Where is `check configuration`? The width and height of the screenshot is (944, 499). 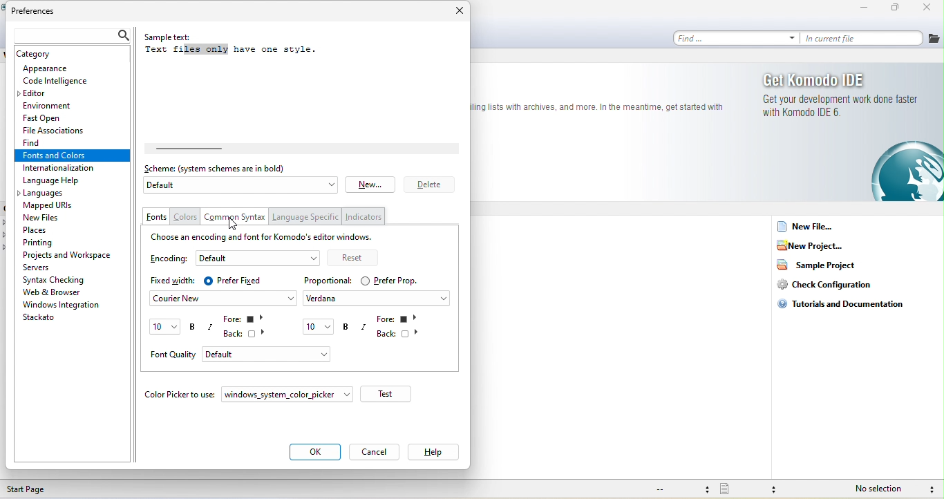
check configuration is located at coordinates (831, 286).